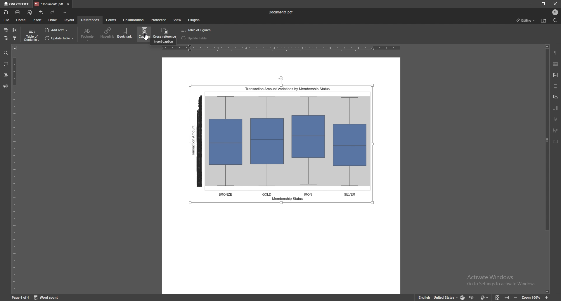 This screenshot has width=561, height=301. What do you see at coordinates (69, 20) in the screenshot?
I see `layout` at bounding box center [69, 20].